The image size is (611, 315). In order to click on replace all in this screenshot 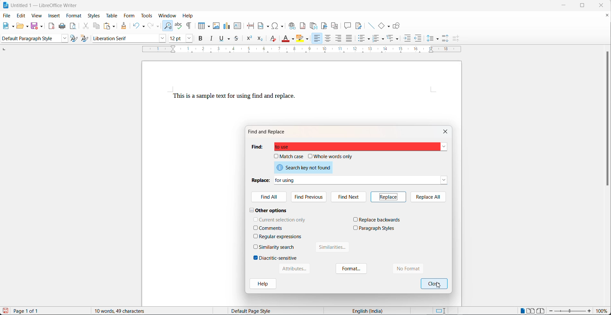, I will do `click(429, 196)`.